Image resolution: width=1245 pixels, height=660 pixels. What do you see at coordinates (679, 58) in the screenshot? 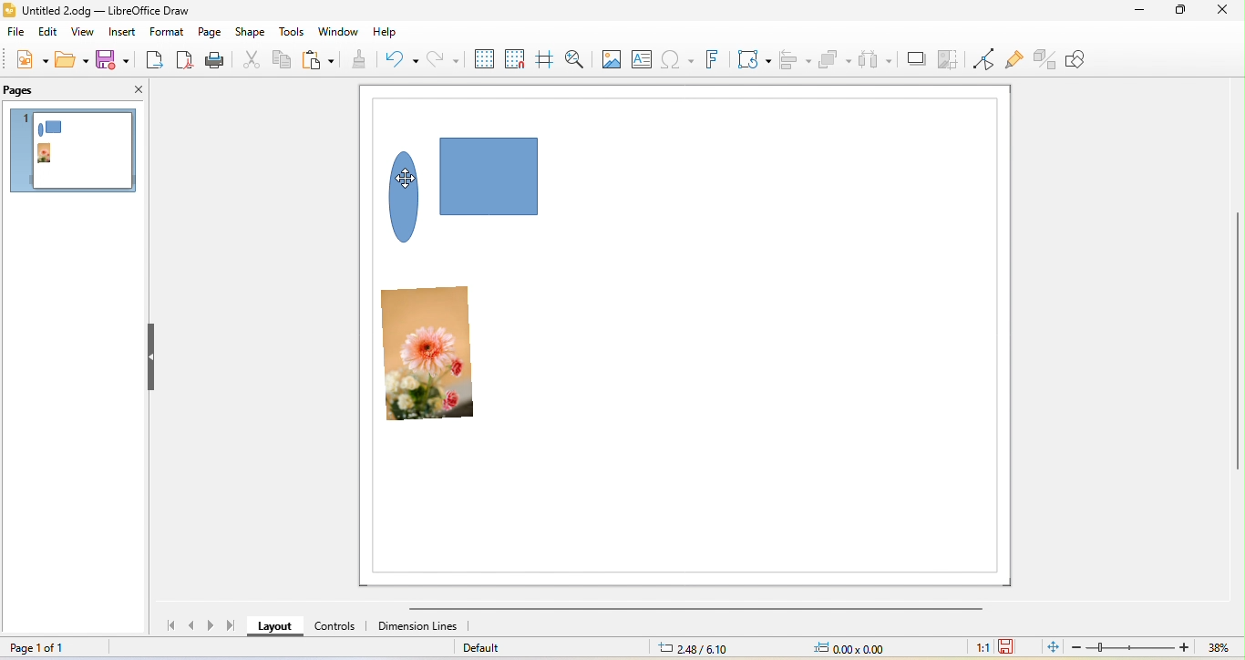
I see `special character` at bounding box center [679, 58].